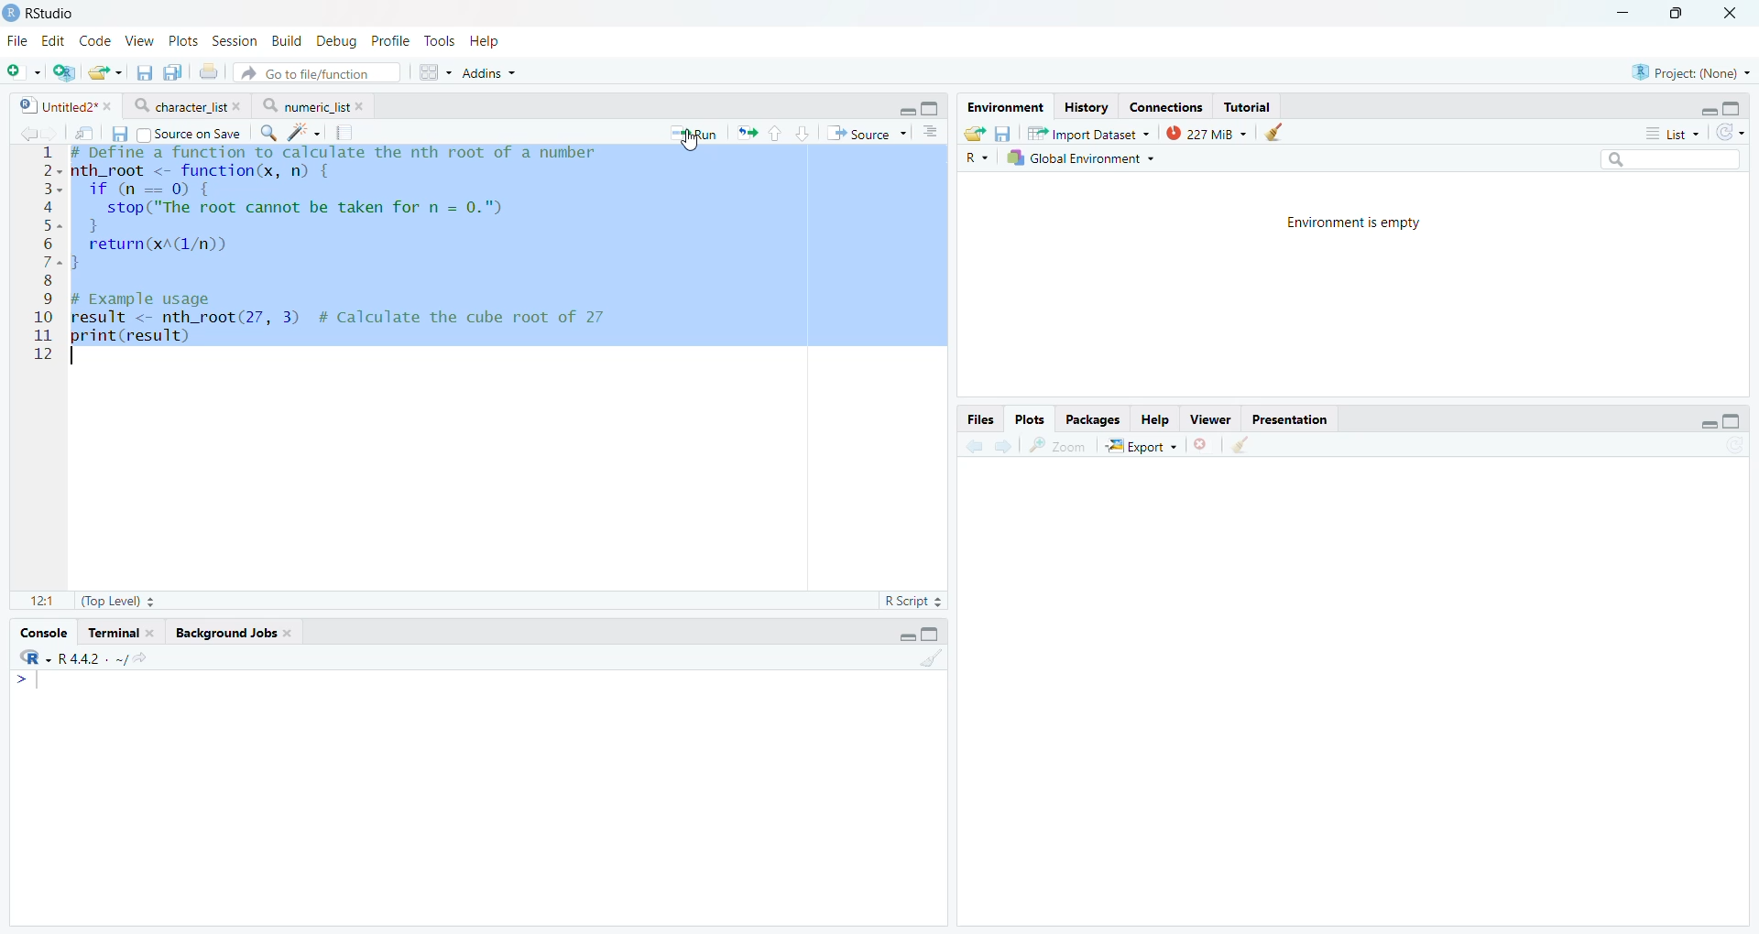 The height and width of the screenshot is (934, 1759). What do you see at coordinates (316, 72) in the screenshot?
I see `Go to file/function` at bounding box center [316, 72].